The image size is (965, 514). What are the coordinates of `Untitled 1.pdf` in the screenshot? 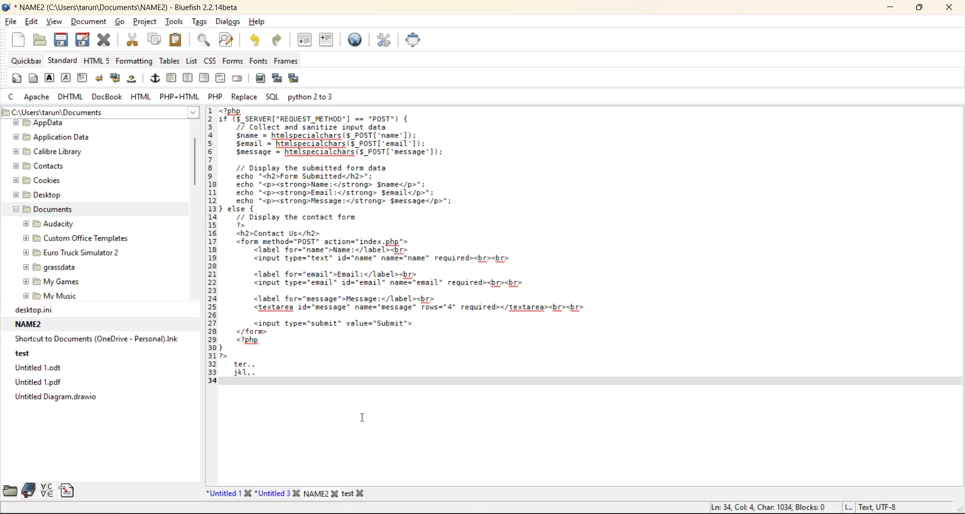 It's located at (37, 383).